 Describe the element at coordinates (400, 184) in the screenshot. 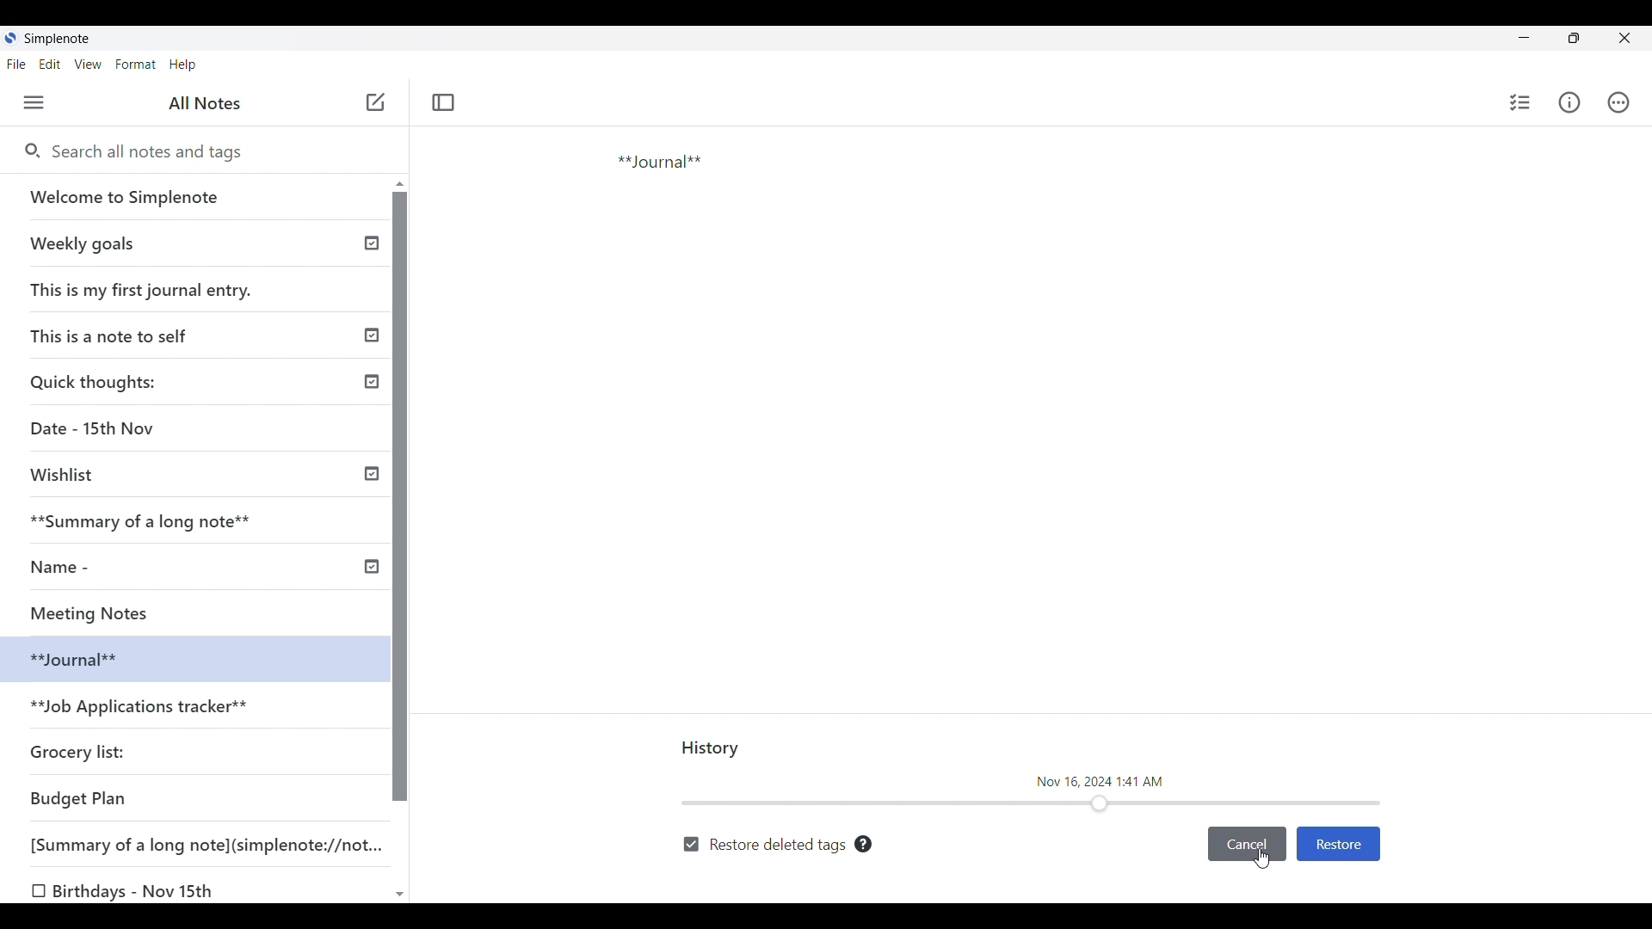

I see `Quick slide to top` at that location.